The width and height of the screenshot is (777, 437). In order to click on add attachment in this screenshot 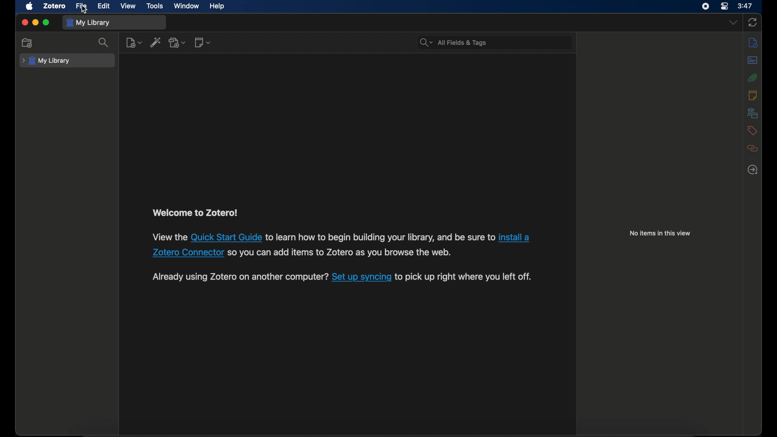, I will do `click(178, 42)`.